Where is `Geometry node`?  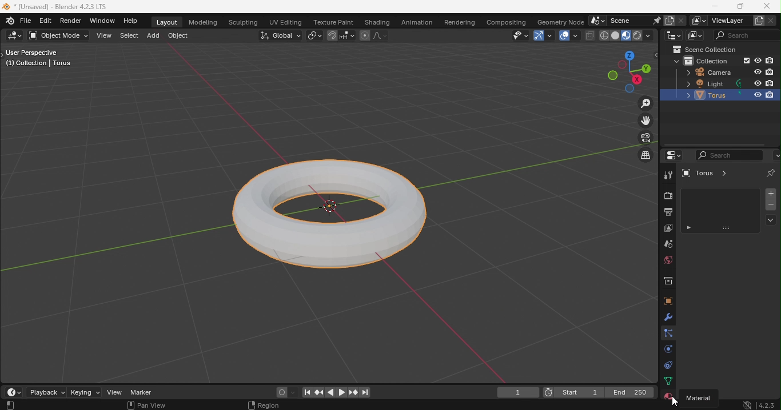 Geometry node is located at coordinates (560, 21).